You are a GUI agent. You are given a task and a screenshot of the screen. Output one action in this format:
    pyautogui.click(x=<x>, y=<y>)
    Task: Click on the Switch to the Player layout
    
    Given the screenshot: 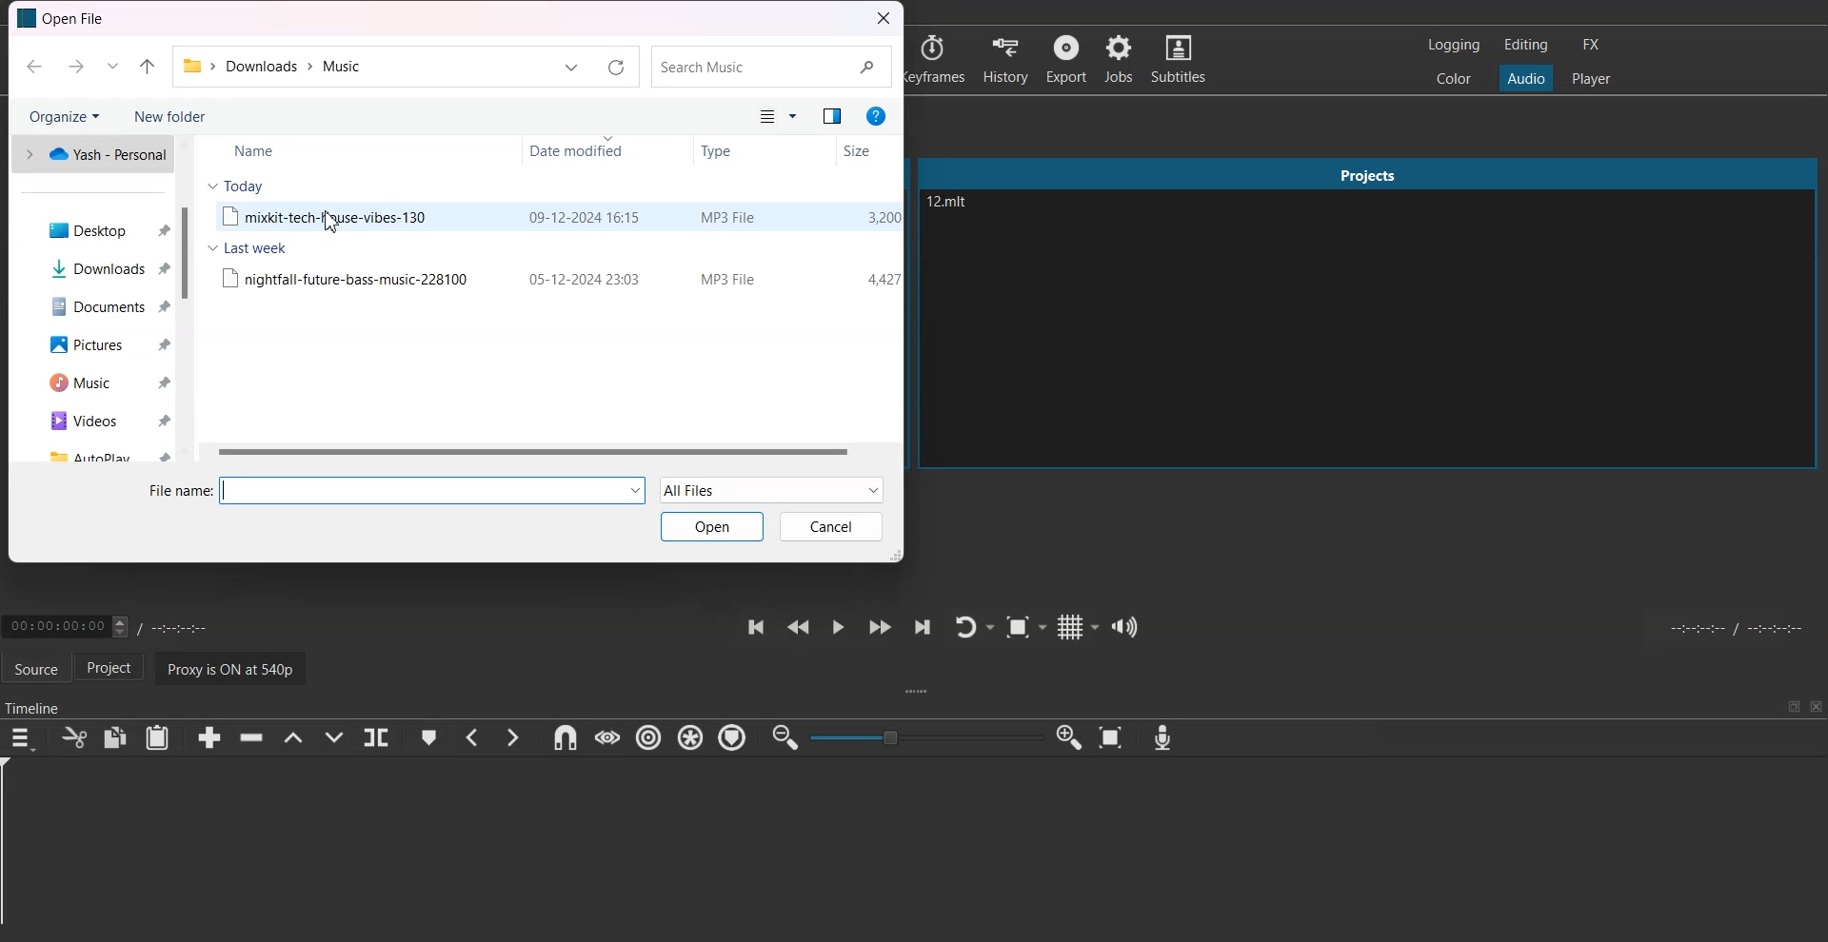 What is the action you would take?
    pyautogui.click(x=1592, y=77)
    